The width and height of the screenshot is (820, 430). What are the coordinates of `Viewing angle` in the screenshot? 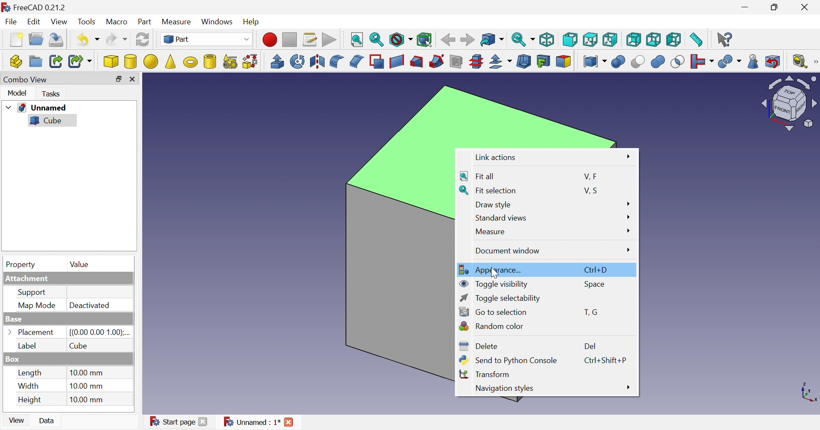 It's located at (787, 104).